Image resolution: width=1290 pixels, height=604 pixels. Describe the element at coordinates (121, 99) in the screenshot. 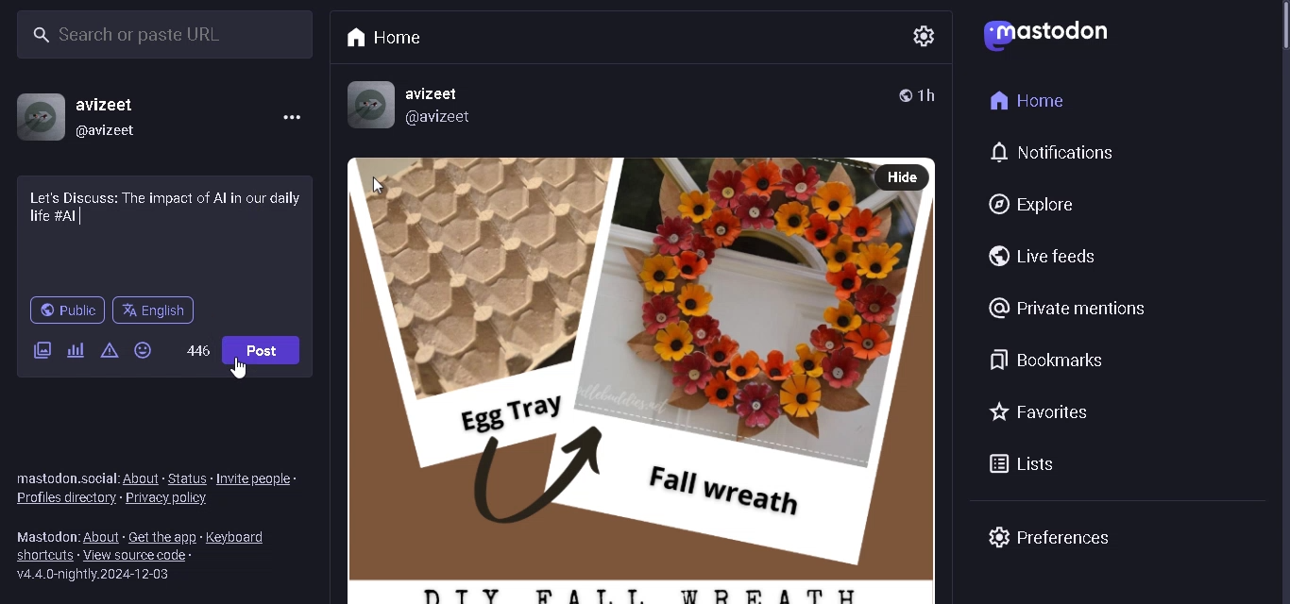

I see `USERNAME` at that location.